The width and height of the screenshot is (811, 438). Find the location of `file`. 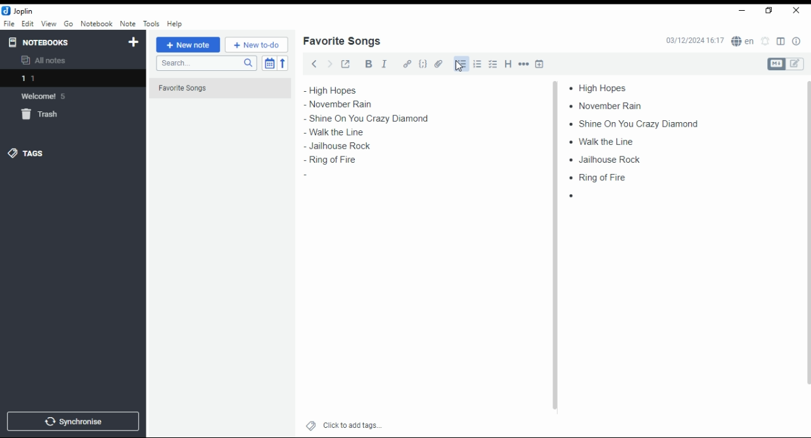

file is located at coordinates (9, 23).